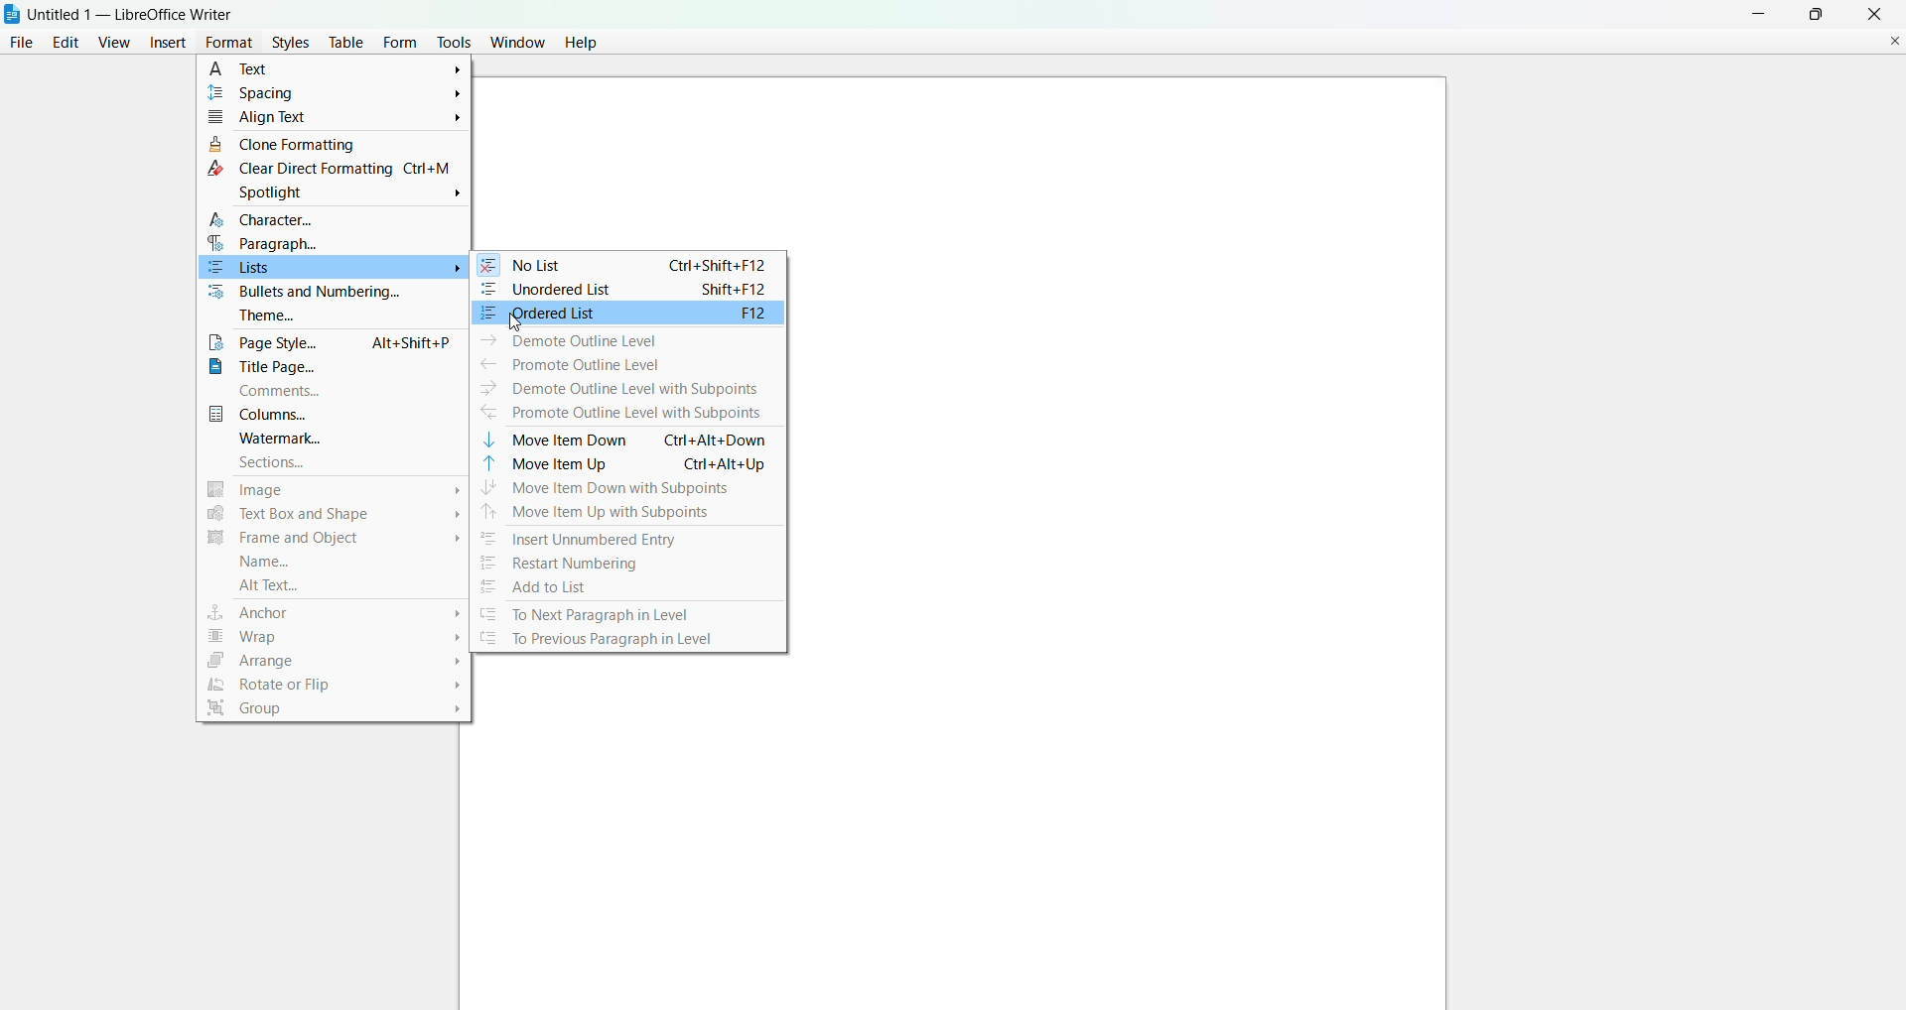 Image resolution: width=1906 pixels, height=1010 pixels. Describe the element at coordinates (335, 638) in the screenshot. I see `wrap` at that location.